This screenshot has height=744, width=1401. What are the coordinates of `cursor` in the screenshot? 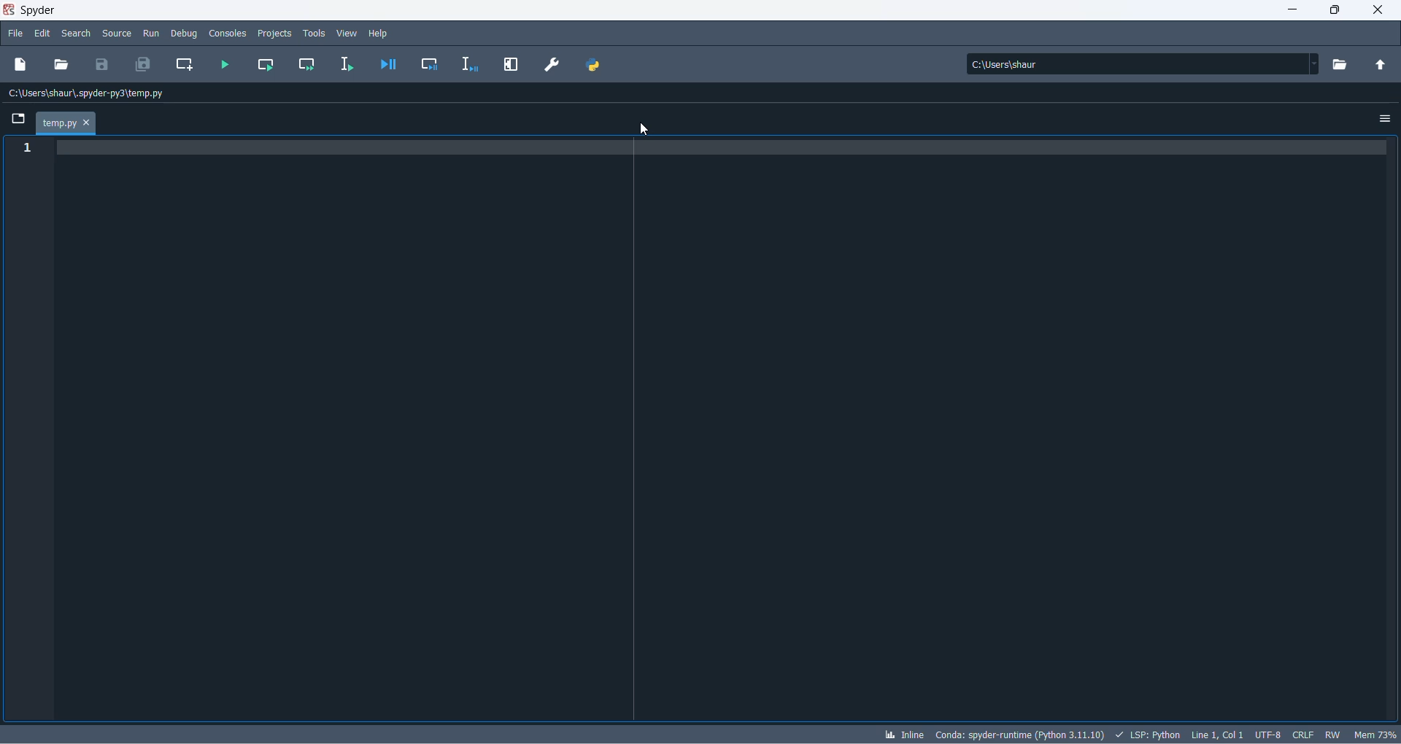 It's located at (651, 131).